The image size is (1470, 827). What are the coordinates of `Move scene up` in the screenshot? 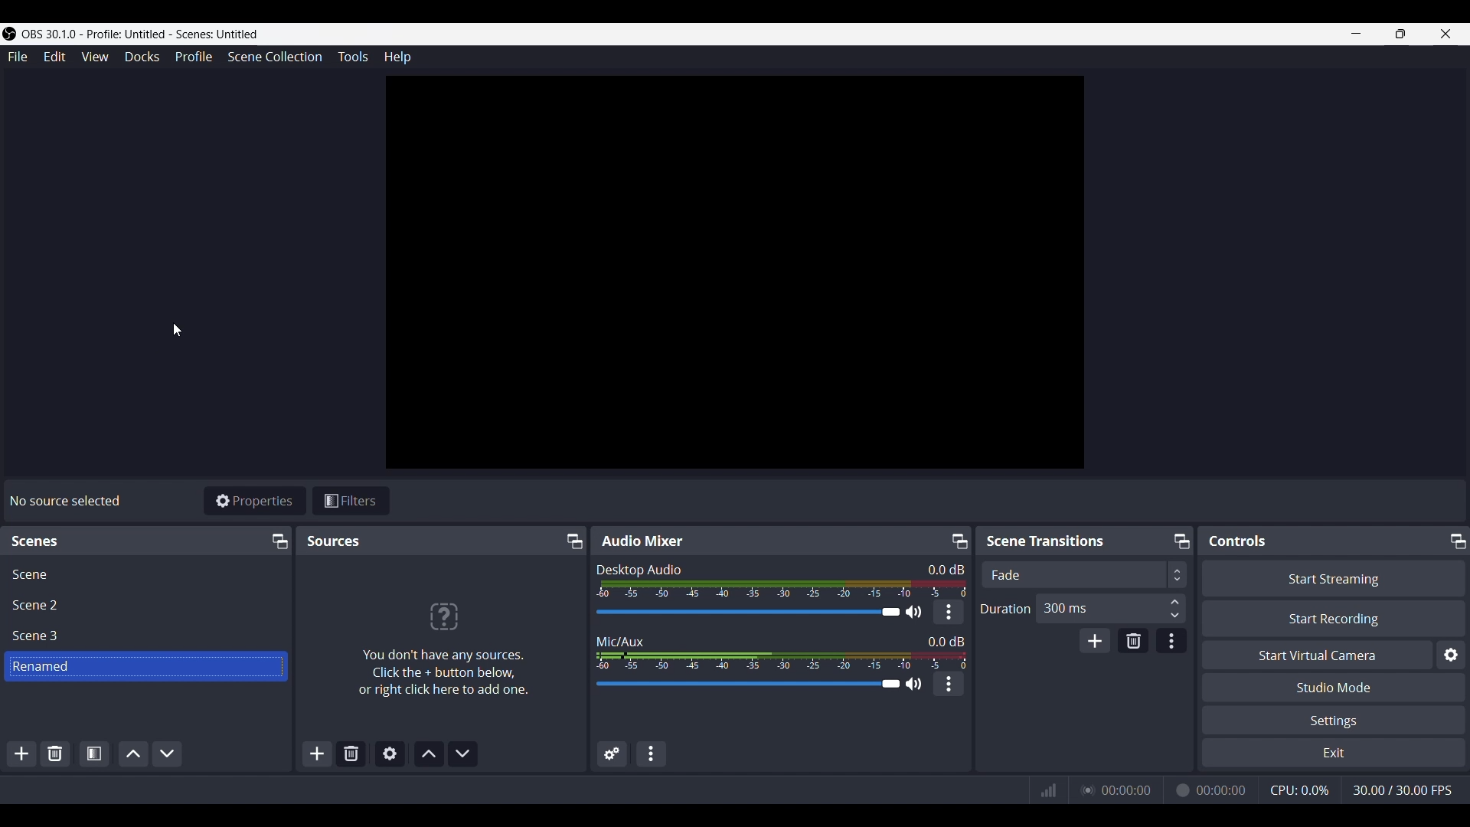 It's located at (133, 753).